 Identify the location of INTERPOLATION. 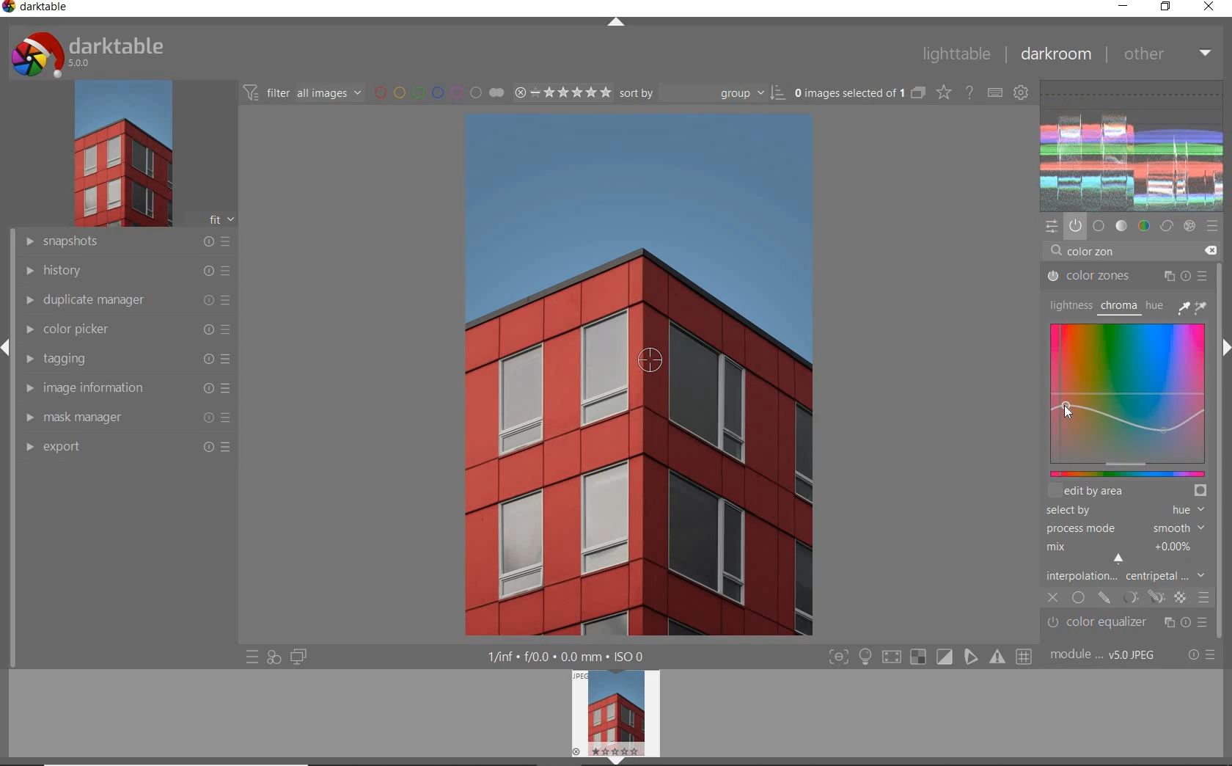
(1125, 575).